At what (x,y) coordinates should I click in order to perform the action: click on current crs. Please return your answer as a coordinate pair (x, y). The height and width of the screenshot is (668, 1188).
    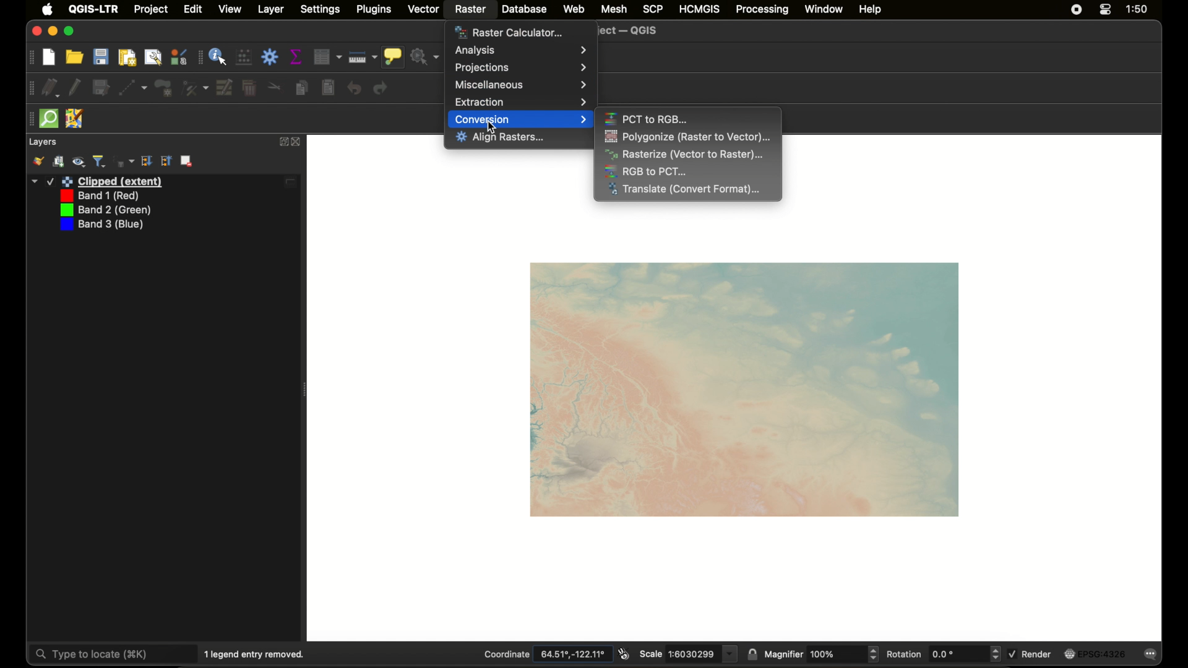
    Looking at the image, I should click on (1093, 654).